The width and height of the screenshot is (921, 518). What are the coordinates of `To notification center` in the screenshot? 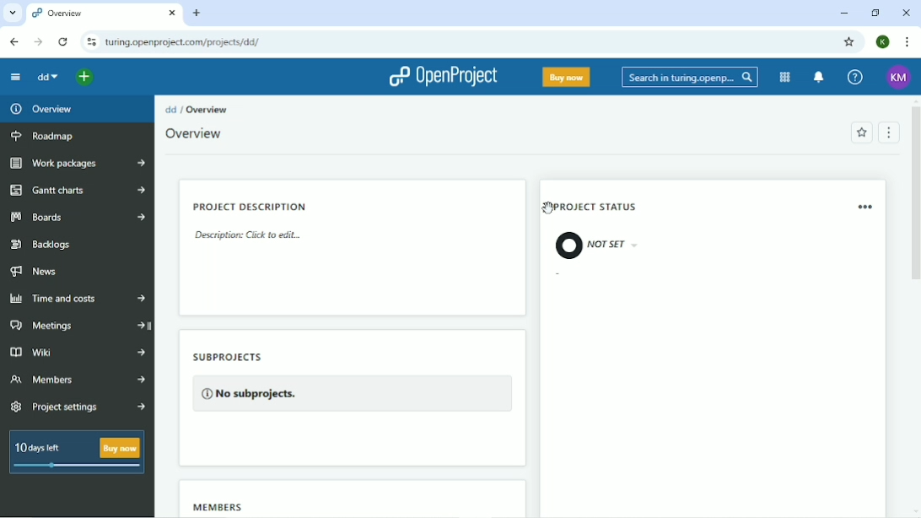 It's located at (818, 77).